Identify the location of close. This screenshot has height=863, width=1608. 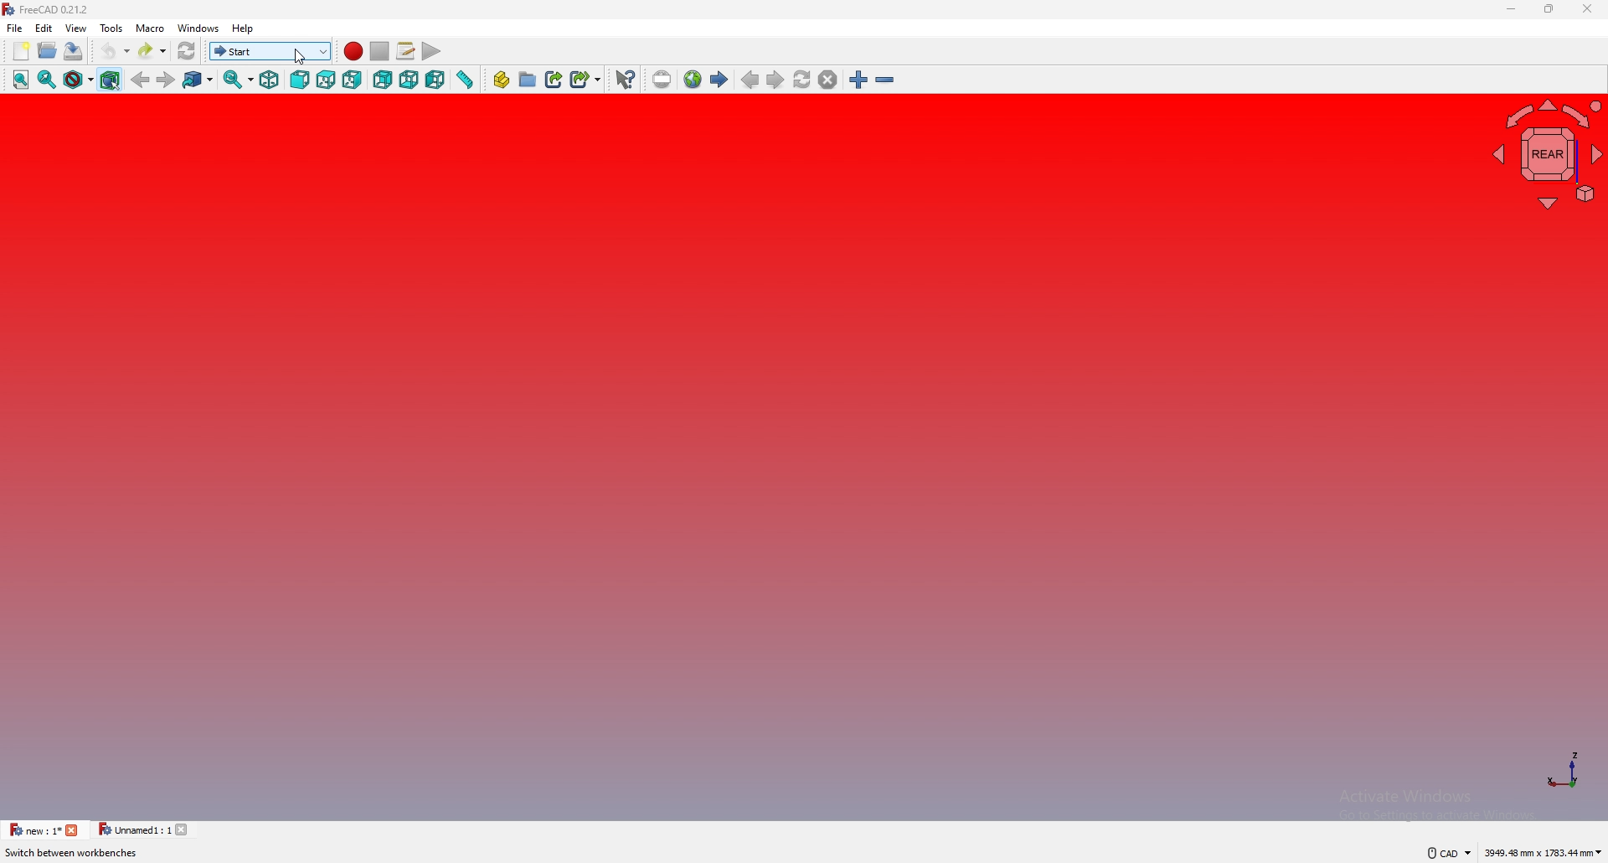
(187, 829).